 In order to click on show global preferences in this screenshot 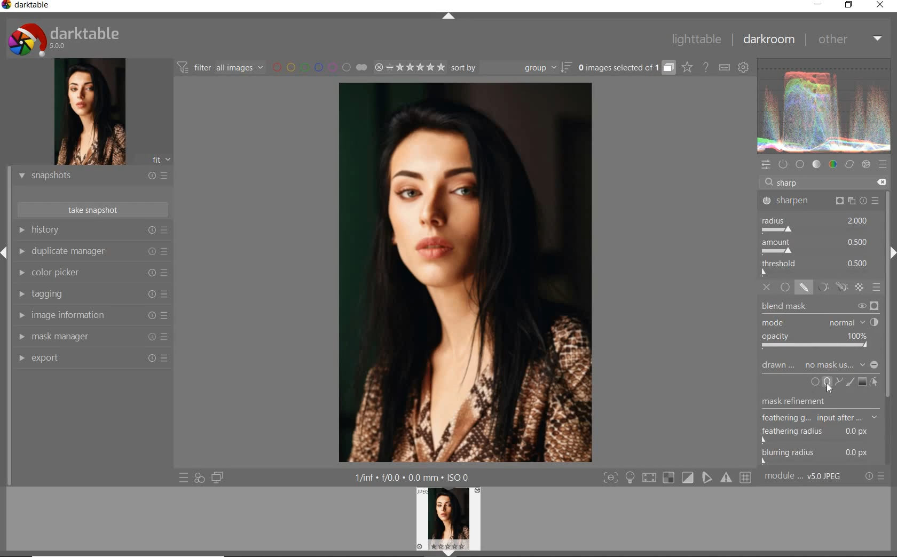, I will do `click(743, 65)`.